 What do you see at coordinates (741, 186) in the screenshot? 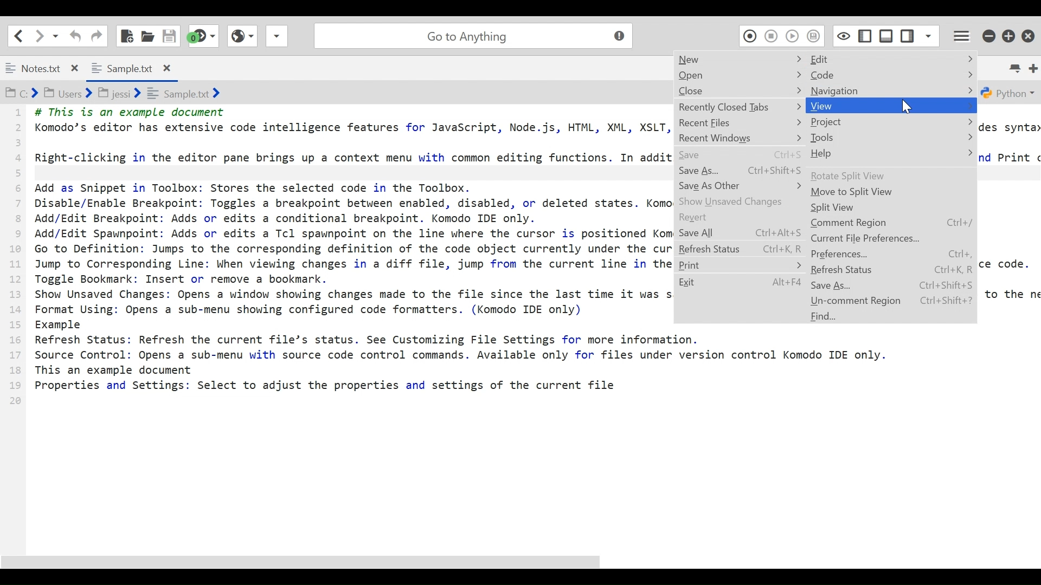
I see `Save As Other` at bounding box center [741, 186].